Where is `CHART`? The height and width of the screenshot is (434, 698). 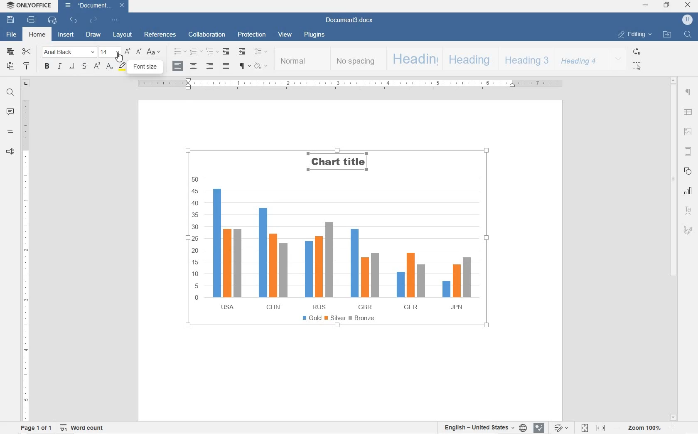 CHART is located at coordinates (340, 266).